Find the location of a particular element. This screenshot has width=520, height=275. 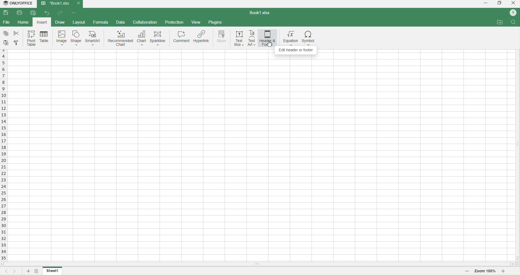

cell is located at coordinates (261, 158).